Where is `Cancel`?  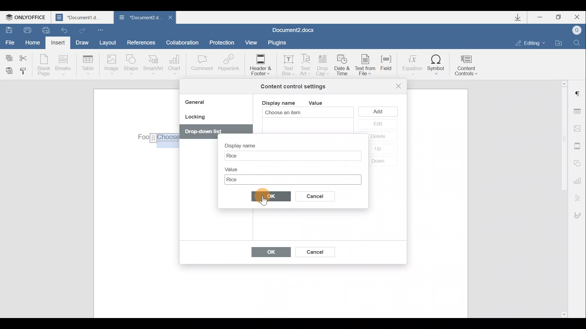
Cancel is located at coordinates (314, 251).